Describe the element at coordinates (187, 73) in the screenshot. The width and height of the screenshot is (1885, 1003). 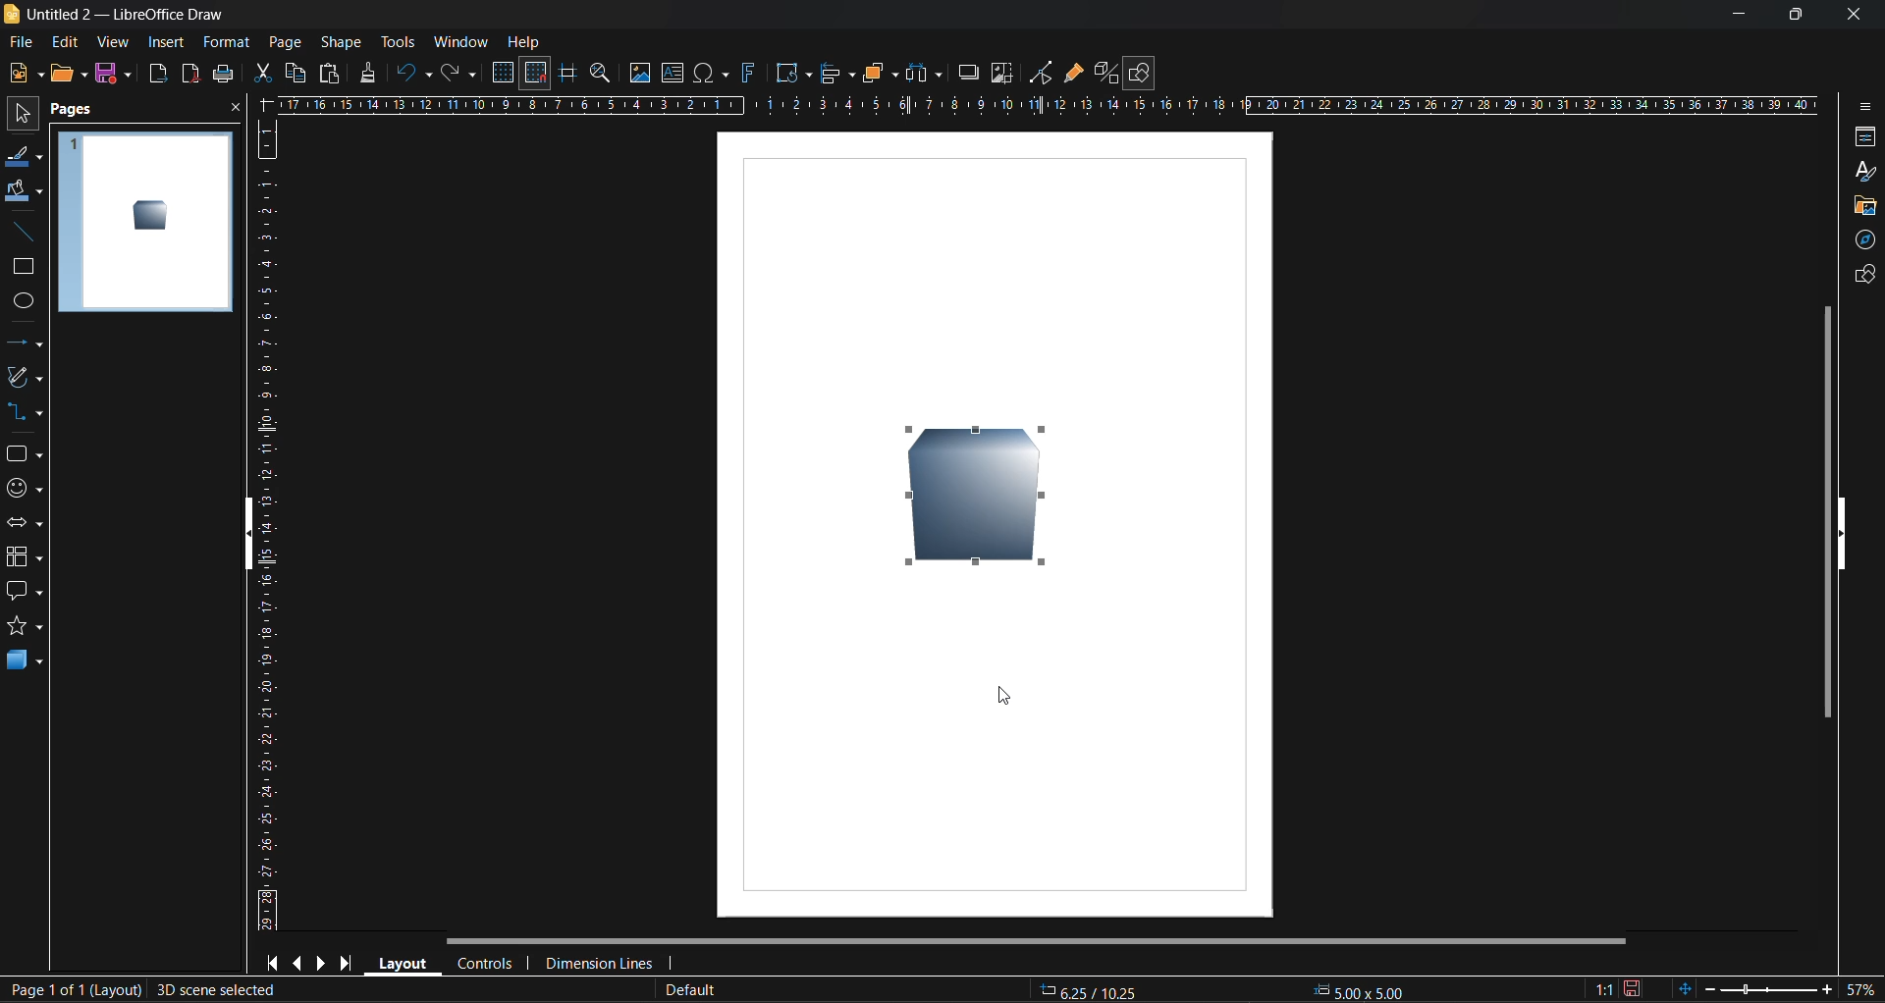
I see `export as pdf` at that location.